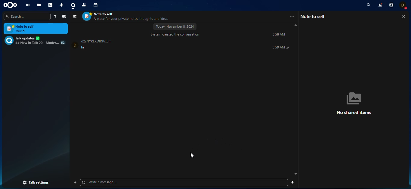 The image size is (411, 189). What do you see at coordinates (64, 16) in the screenshot?
I see `new chat` at bounding box center [64, 16].